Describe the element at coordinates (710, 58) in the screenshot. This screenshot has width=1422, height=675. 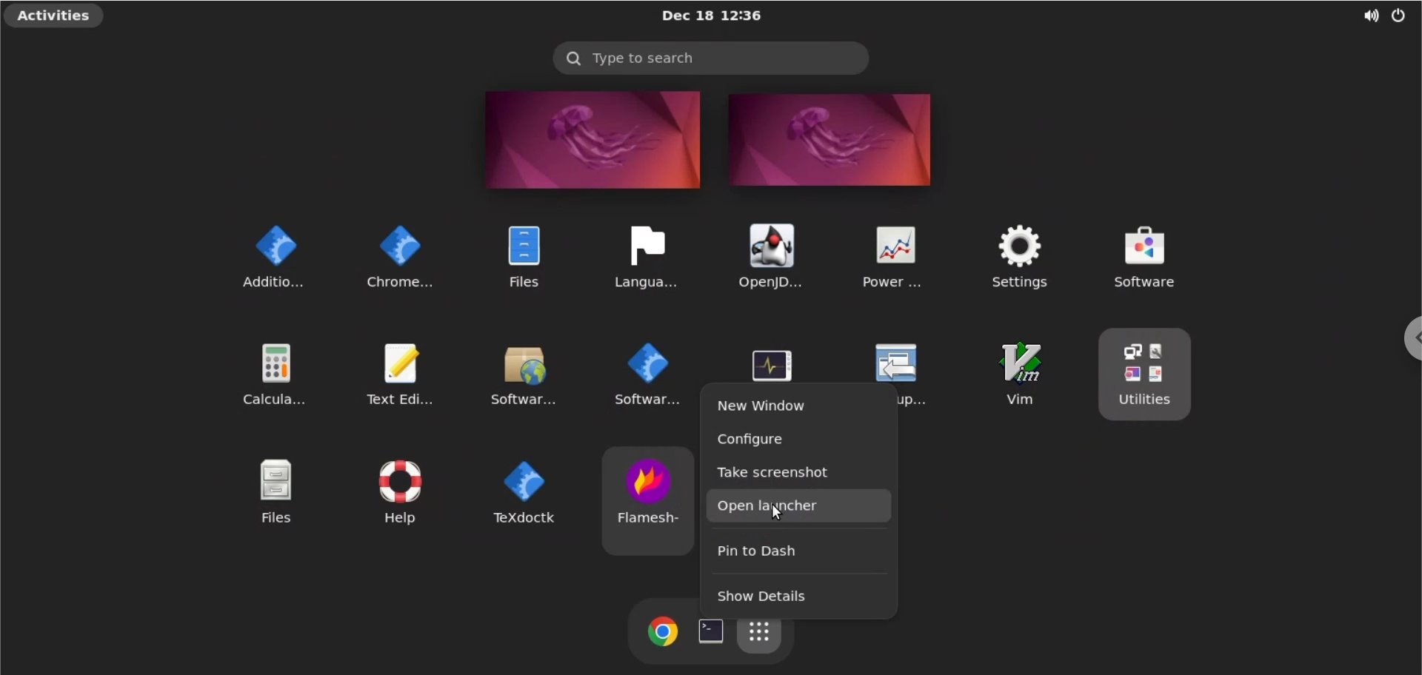
I see `search bar` at that location.